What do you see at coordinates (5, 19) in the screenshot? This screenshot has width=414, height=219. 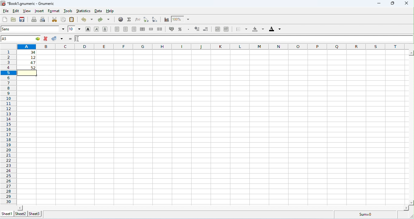 I see `new` at bounding box center [5, 19].